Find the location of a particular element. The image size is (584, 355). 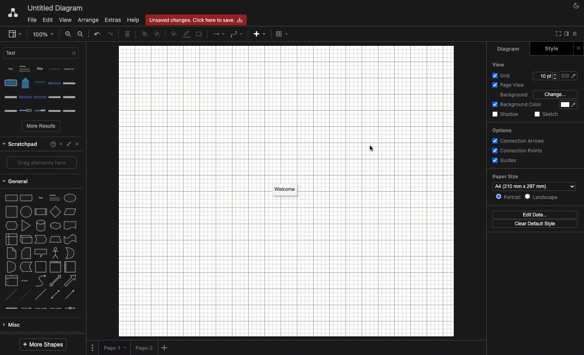

Zoom out is located at coordinates (81, 34).